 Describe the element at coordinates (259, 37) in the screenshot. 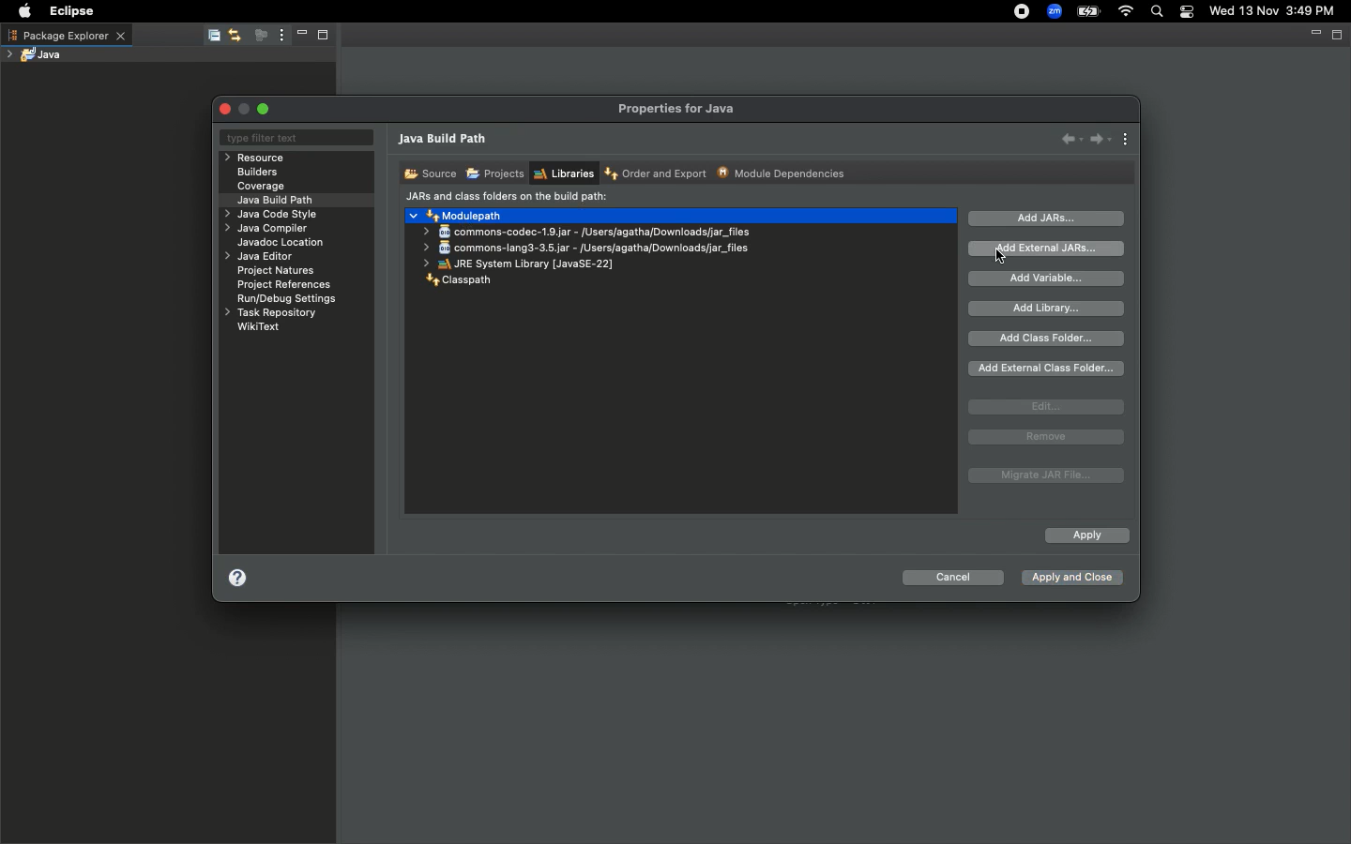

I see `Focus on active task` at that location.